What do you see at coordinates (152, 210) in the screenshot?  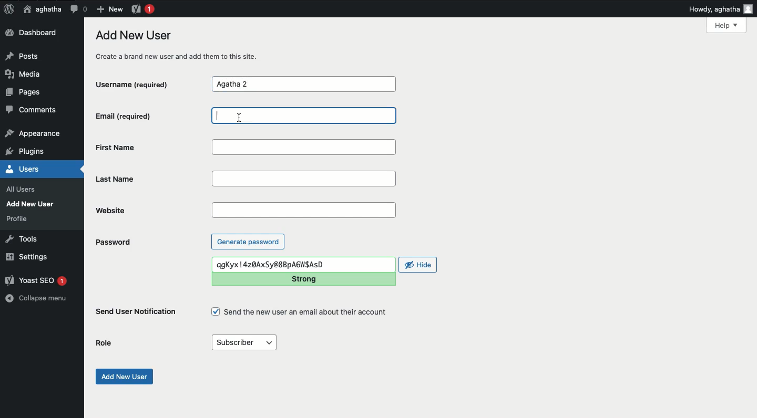 I see `Website` at bounding box center [152, 210].